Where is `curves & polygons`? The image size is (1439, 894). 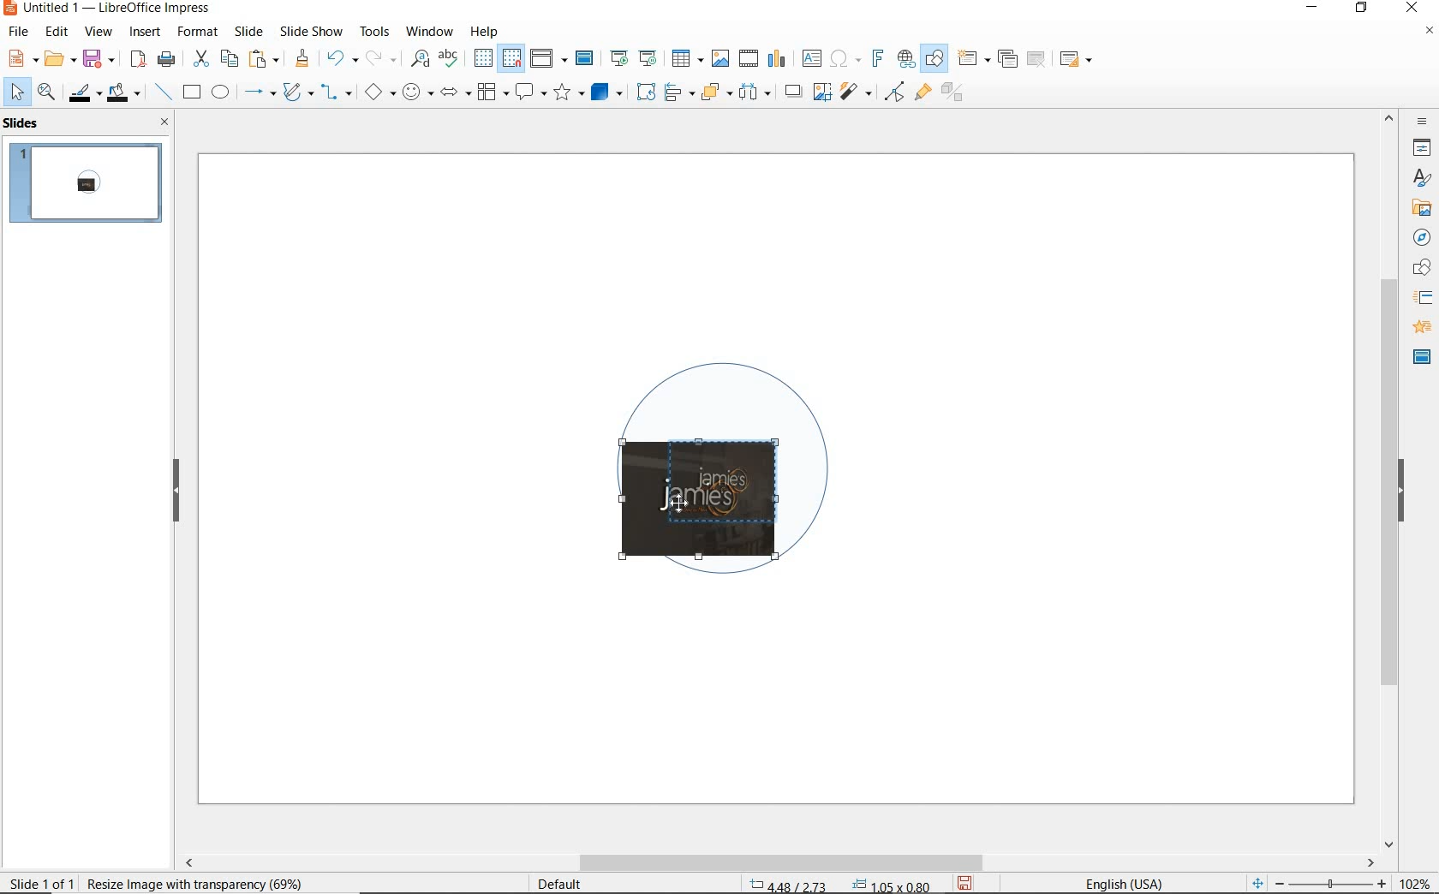 curves & polygons is located at coordinates (297, 92).